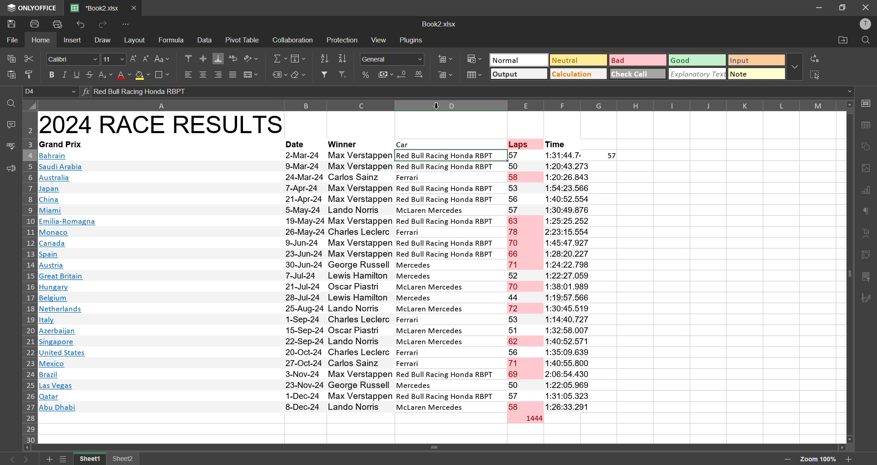  Describe the element at coordinates (438, 448) in the screenshot. I see `scrollbar` at that location.